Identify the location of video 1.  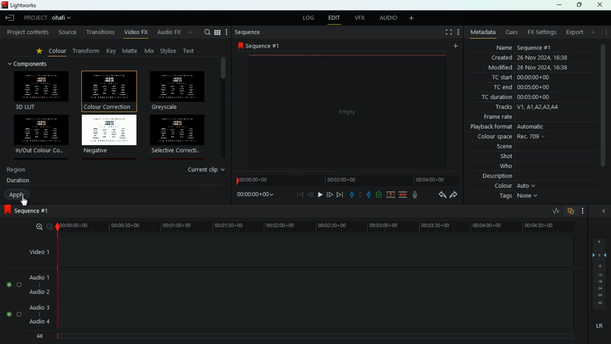
(37, 251).